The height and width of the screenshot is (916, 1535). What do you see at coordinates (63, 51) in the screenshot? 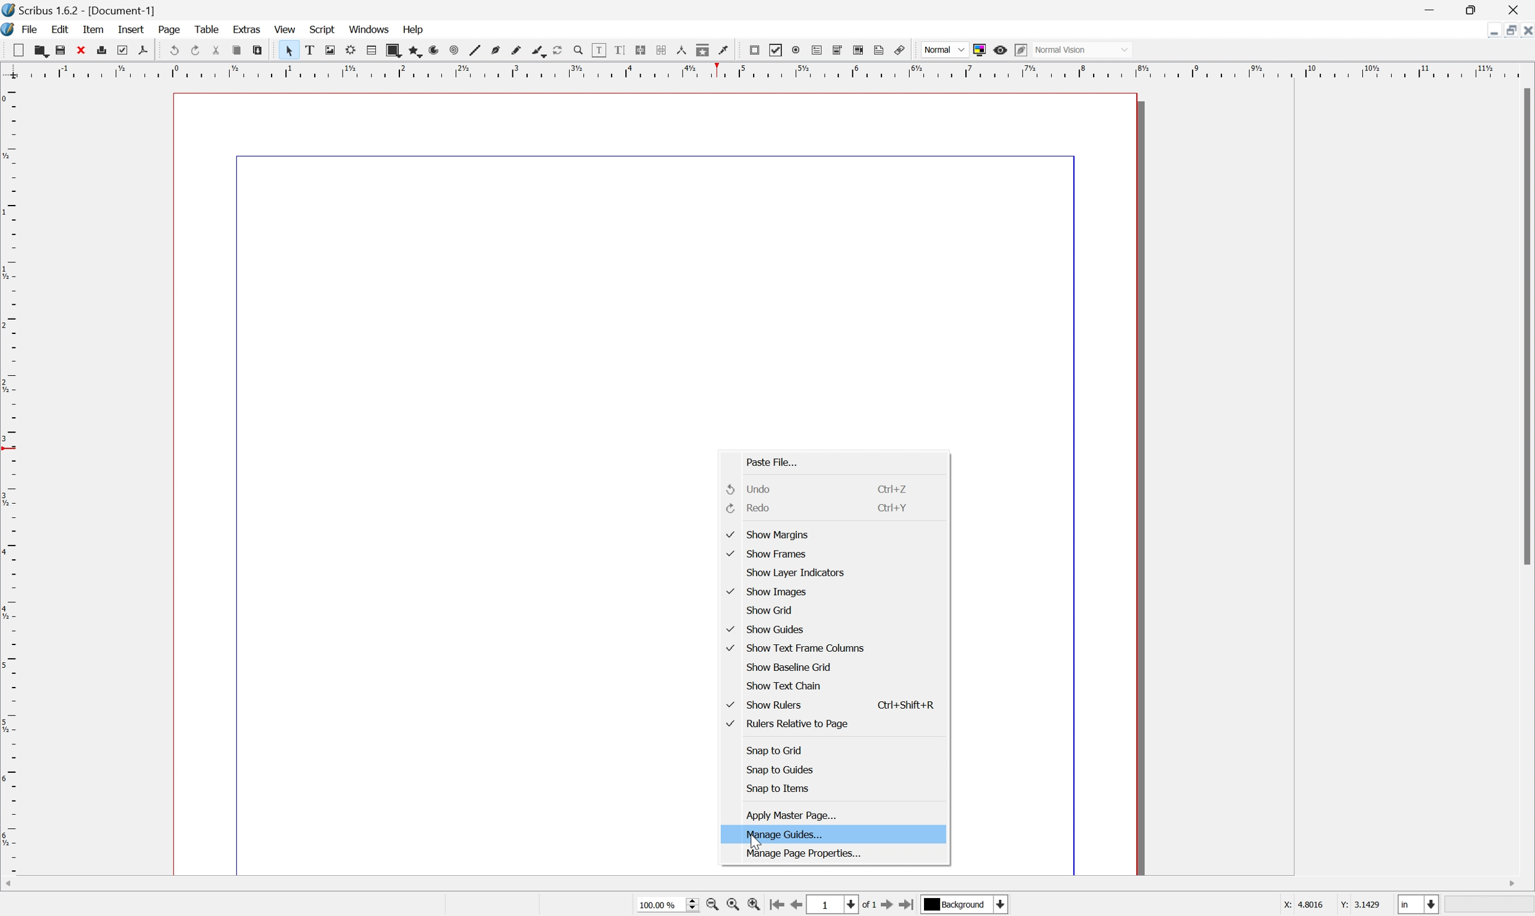
I see `save` at bounding box center [63, 51].